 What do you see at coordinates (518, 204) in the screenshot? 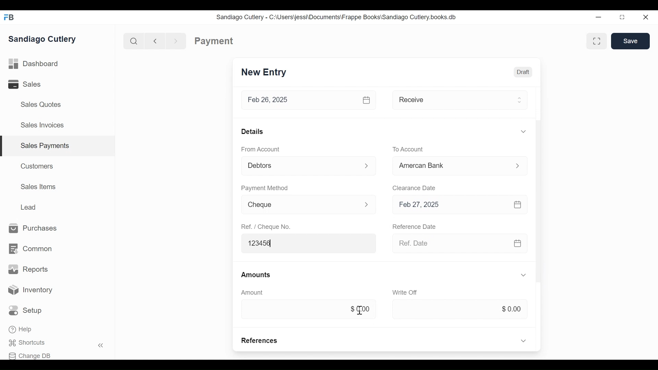
I see `Calendar` at bounding box center [518, 204].